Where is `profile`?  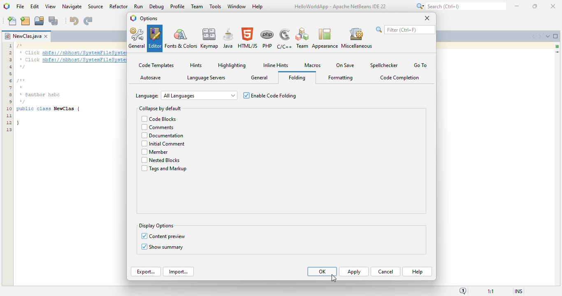 profile is located at coordinates (178, 6).